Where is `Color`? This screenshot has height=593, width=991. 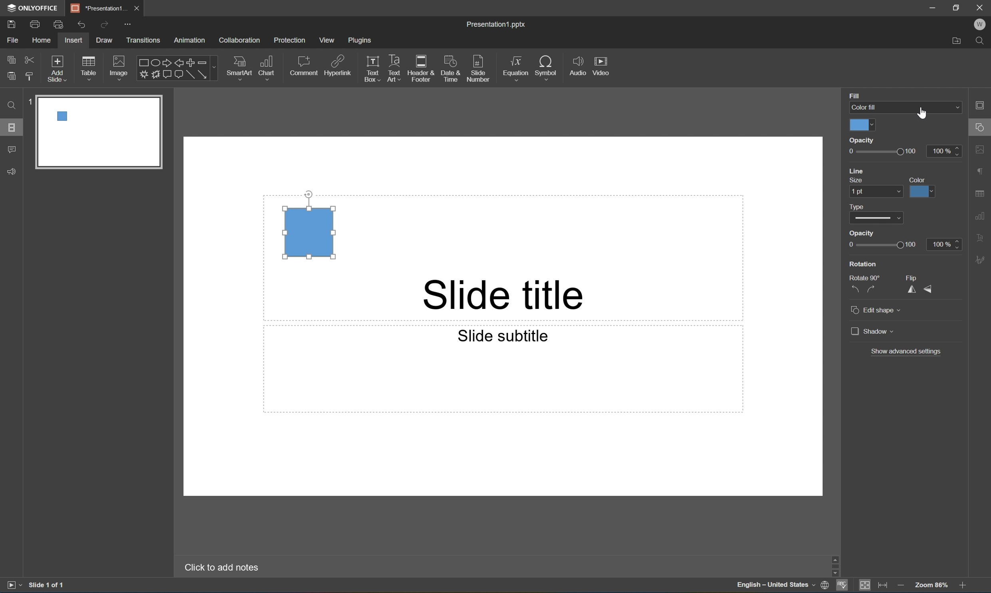
Color is located at coordinates (920, 179).